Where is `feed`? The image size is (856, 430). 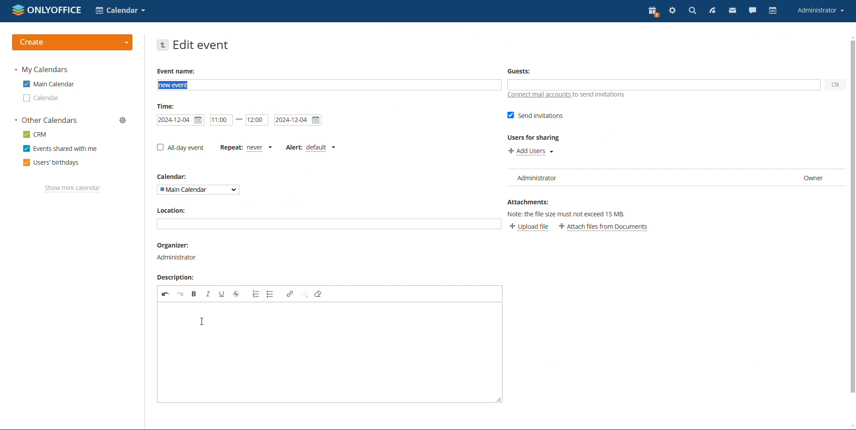
feed is located at coordinates (712, 11).